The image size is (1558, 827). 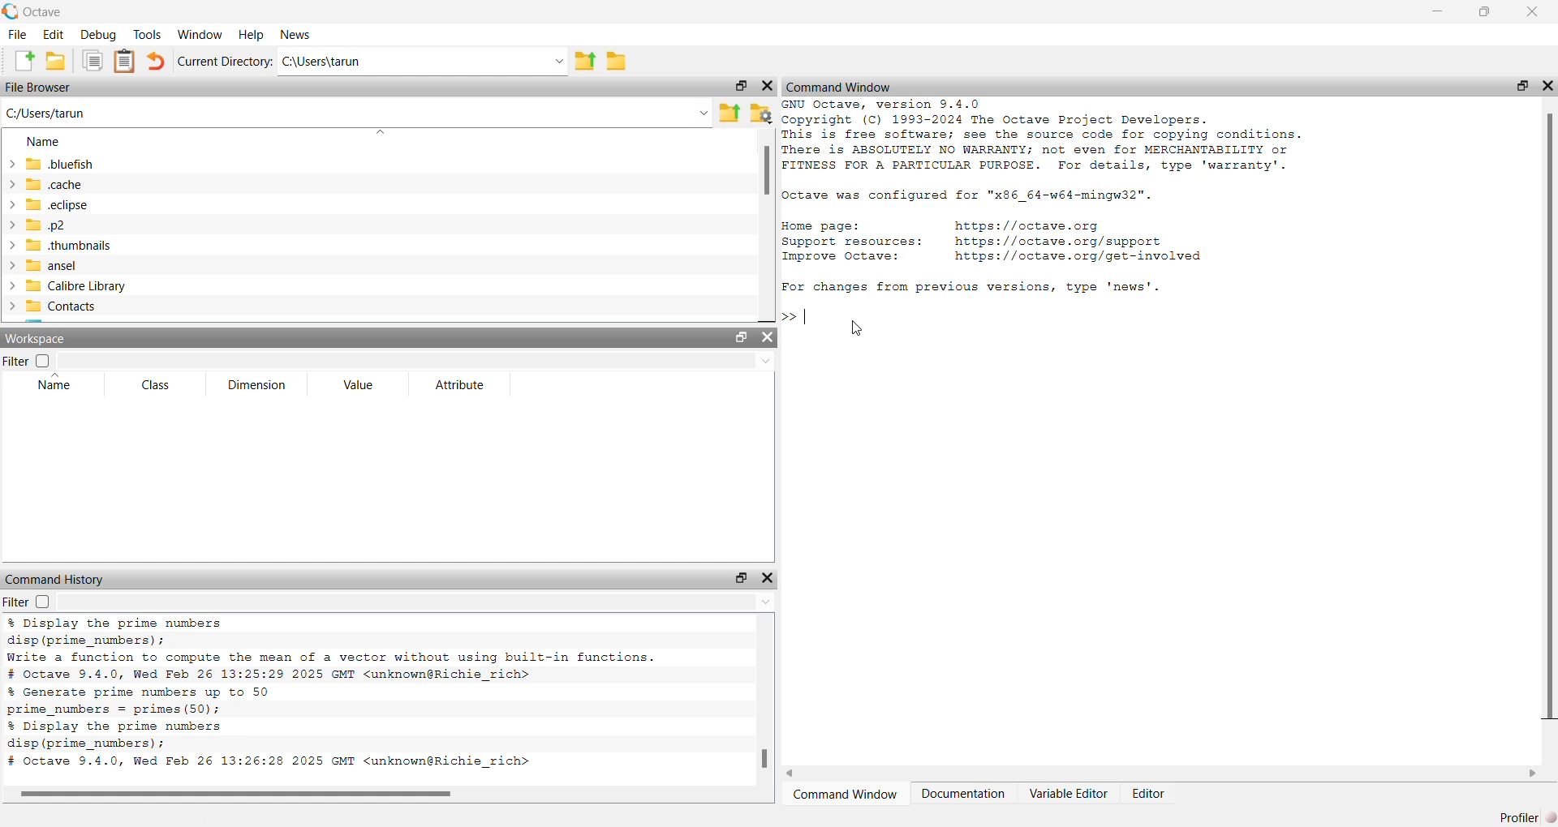 I want to click on ansel, so click(x=52, y=265).